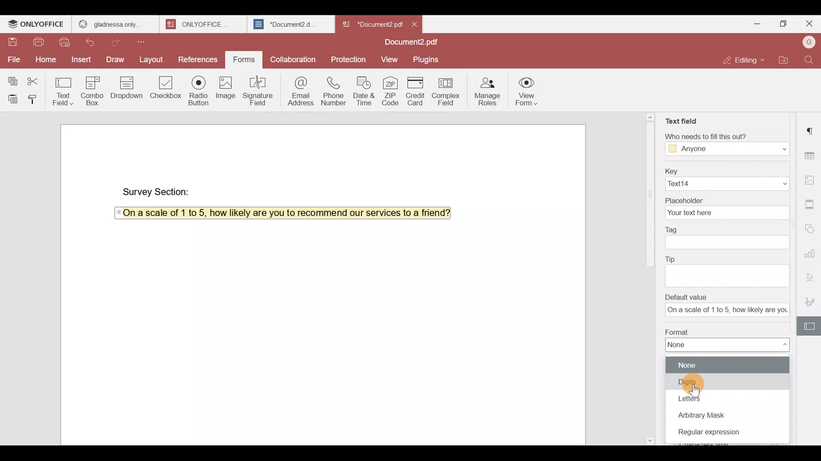  Describe the element at coordinates (726, 259) in the screenshot. I see `Tip` at that location.